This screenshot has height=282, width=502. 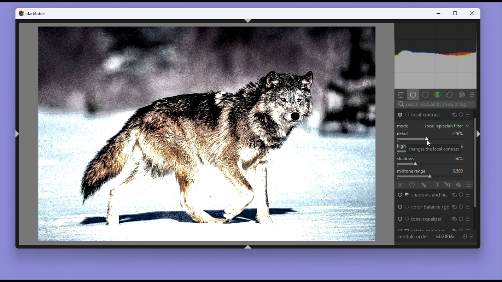 I want to click on Show active modules only, so click(x=413, y=95).